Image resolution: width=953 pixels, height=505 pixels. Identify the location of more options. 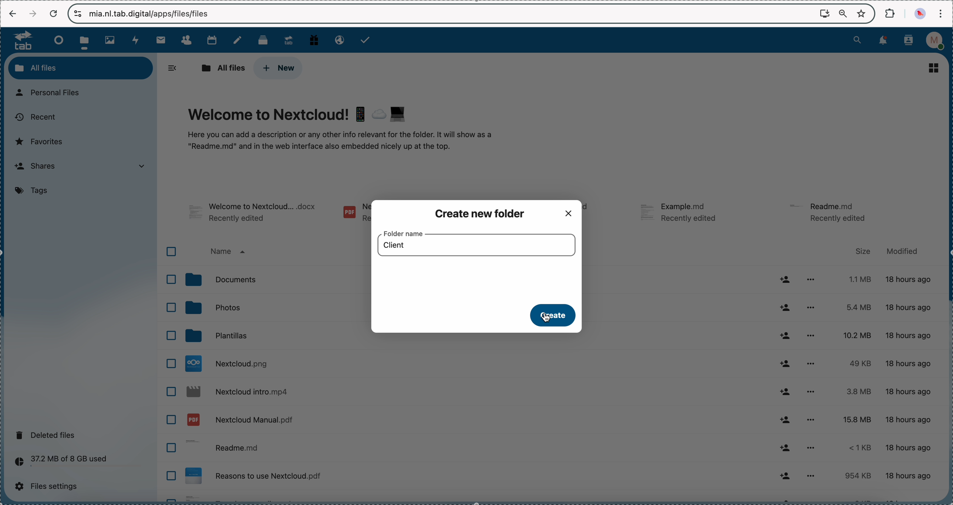
(811, 364).